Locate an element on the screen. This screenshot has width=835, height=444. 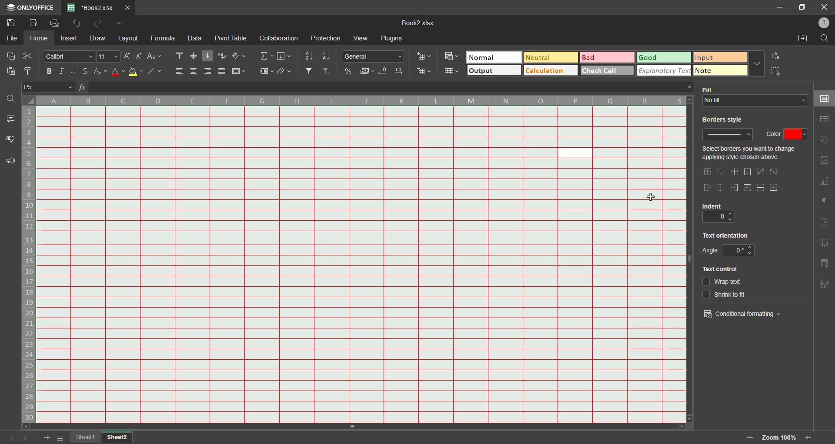
align bottom is located at coordinates (209, 55).